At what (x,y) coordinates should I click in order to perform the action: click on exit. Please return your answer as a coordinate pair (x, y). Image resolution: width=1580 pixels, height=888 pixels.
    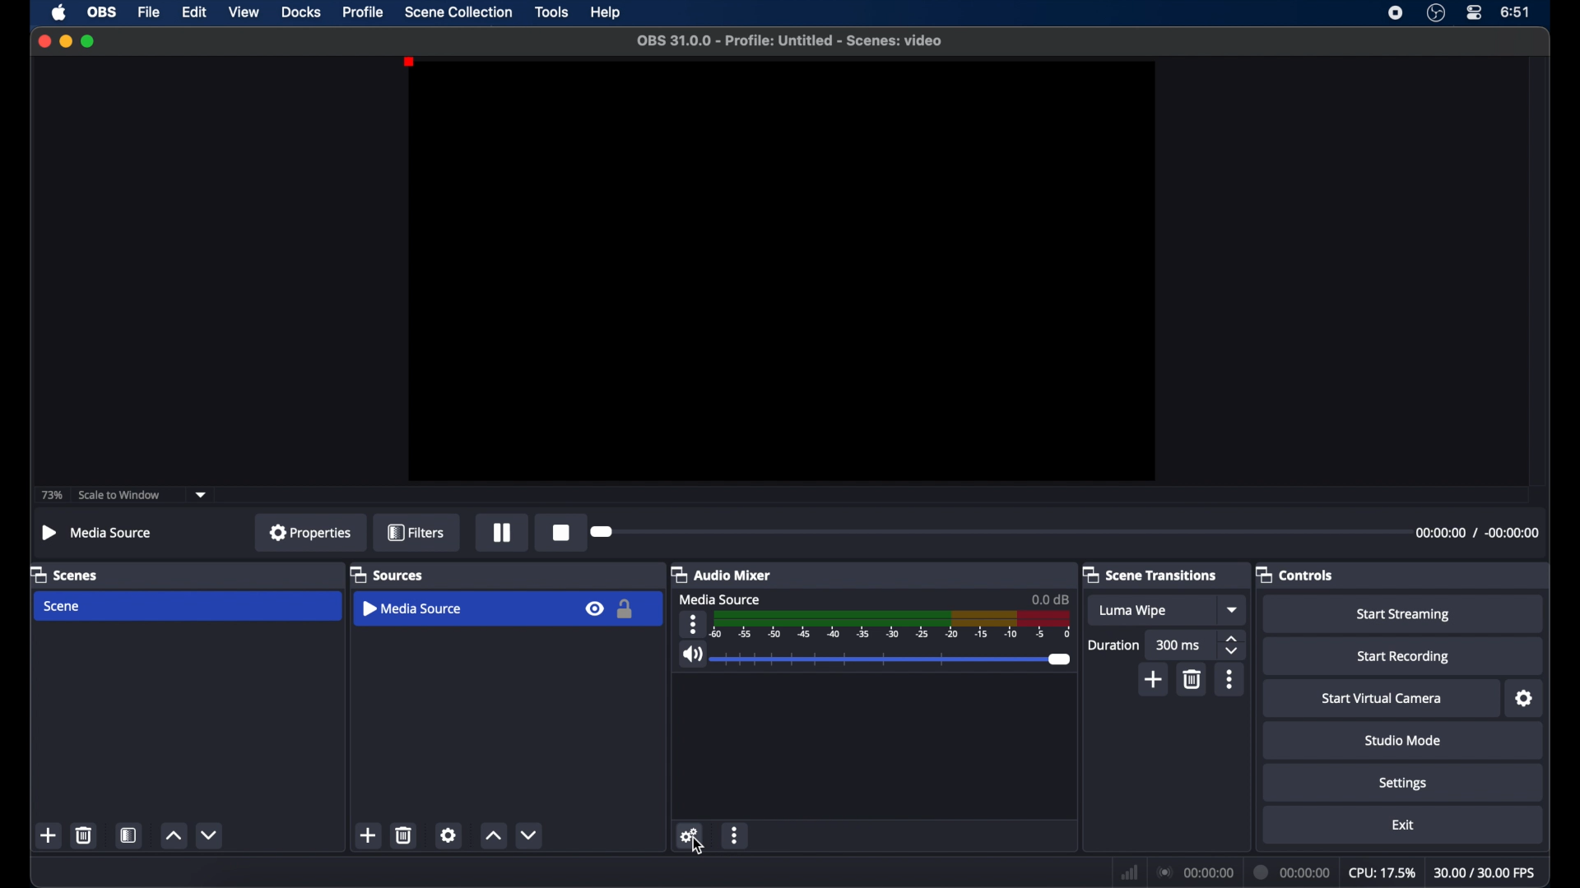
    Looking at the image, I should click on (1403, 825).